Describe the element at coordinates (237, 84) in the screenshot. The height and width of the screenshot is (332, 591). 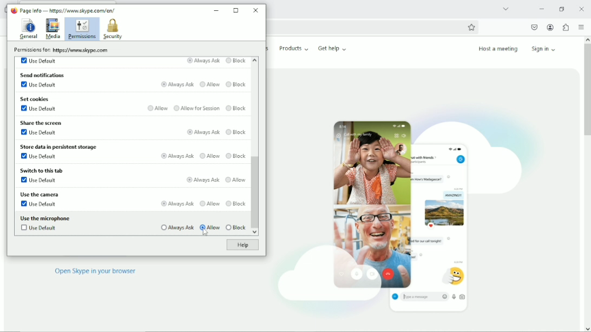
I see `Block` at that location.